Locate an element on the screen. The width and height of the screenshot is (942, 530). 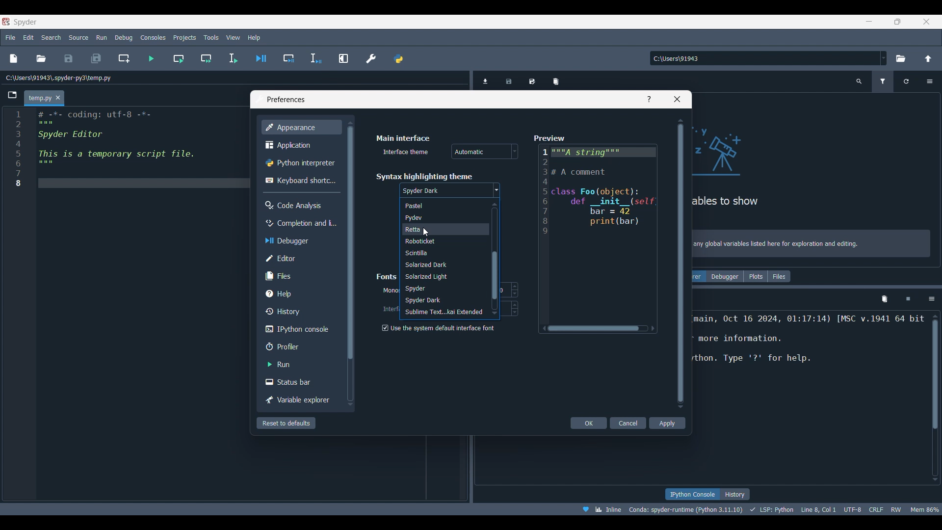
File menu is located at coordinates (10, 36).